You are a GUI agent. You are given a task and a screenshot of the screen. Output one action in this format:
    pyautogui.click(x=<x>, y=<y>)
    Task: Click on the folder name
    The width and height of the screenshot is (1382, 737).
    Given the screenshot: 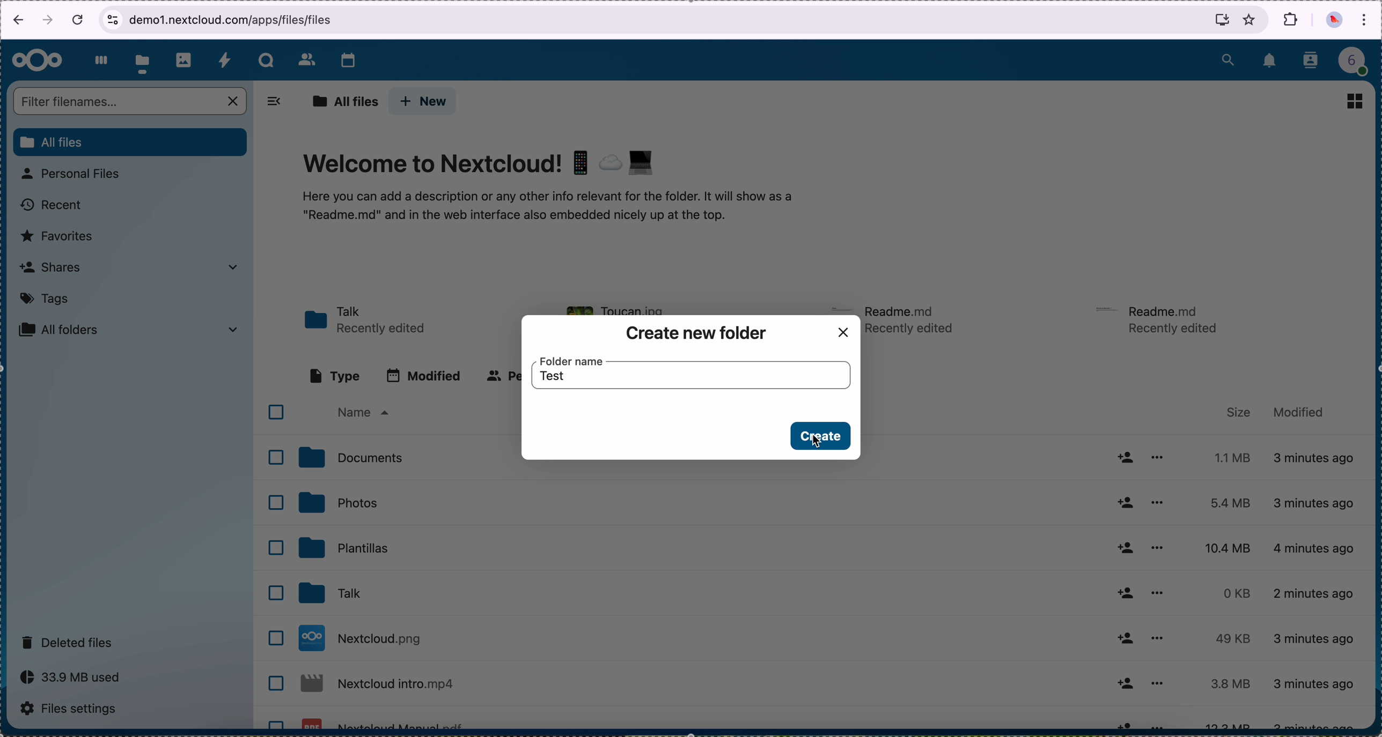 What is the action you would take?
    pyautogui.click(x=572, y=360)
    